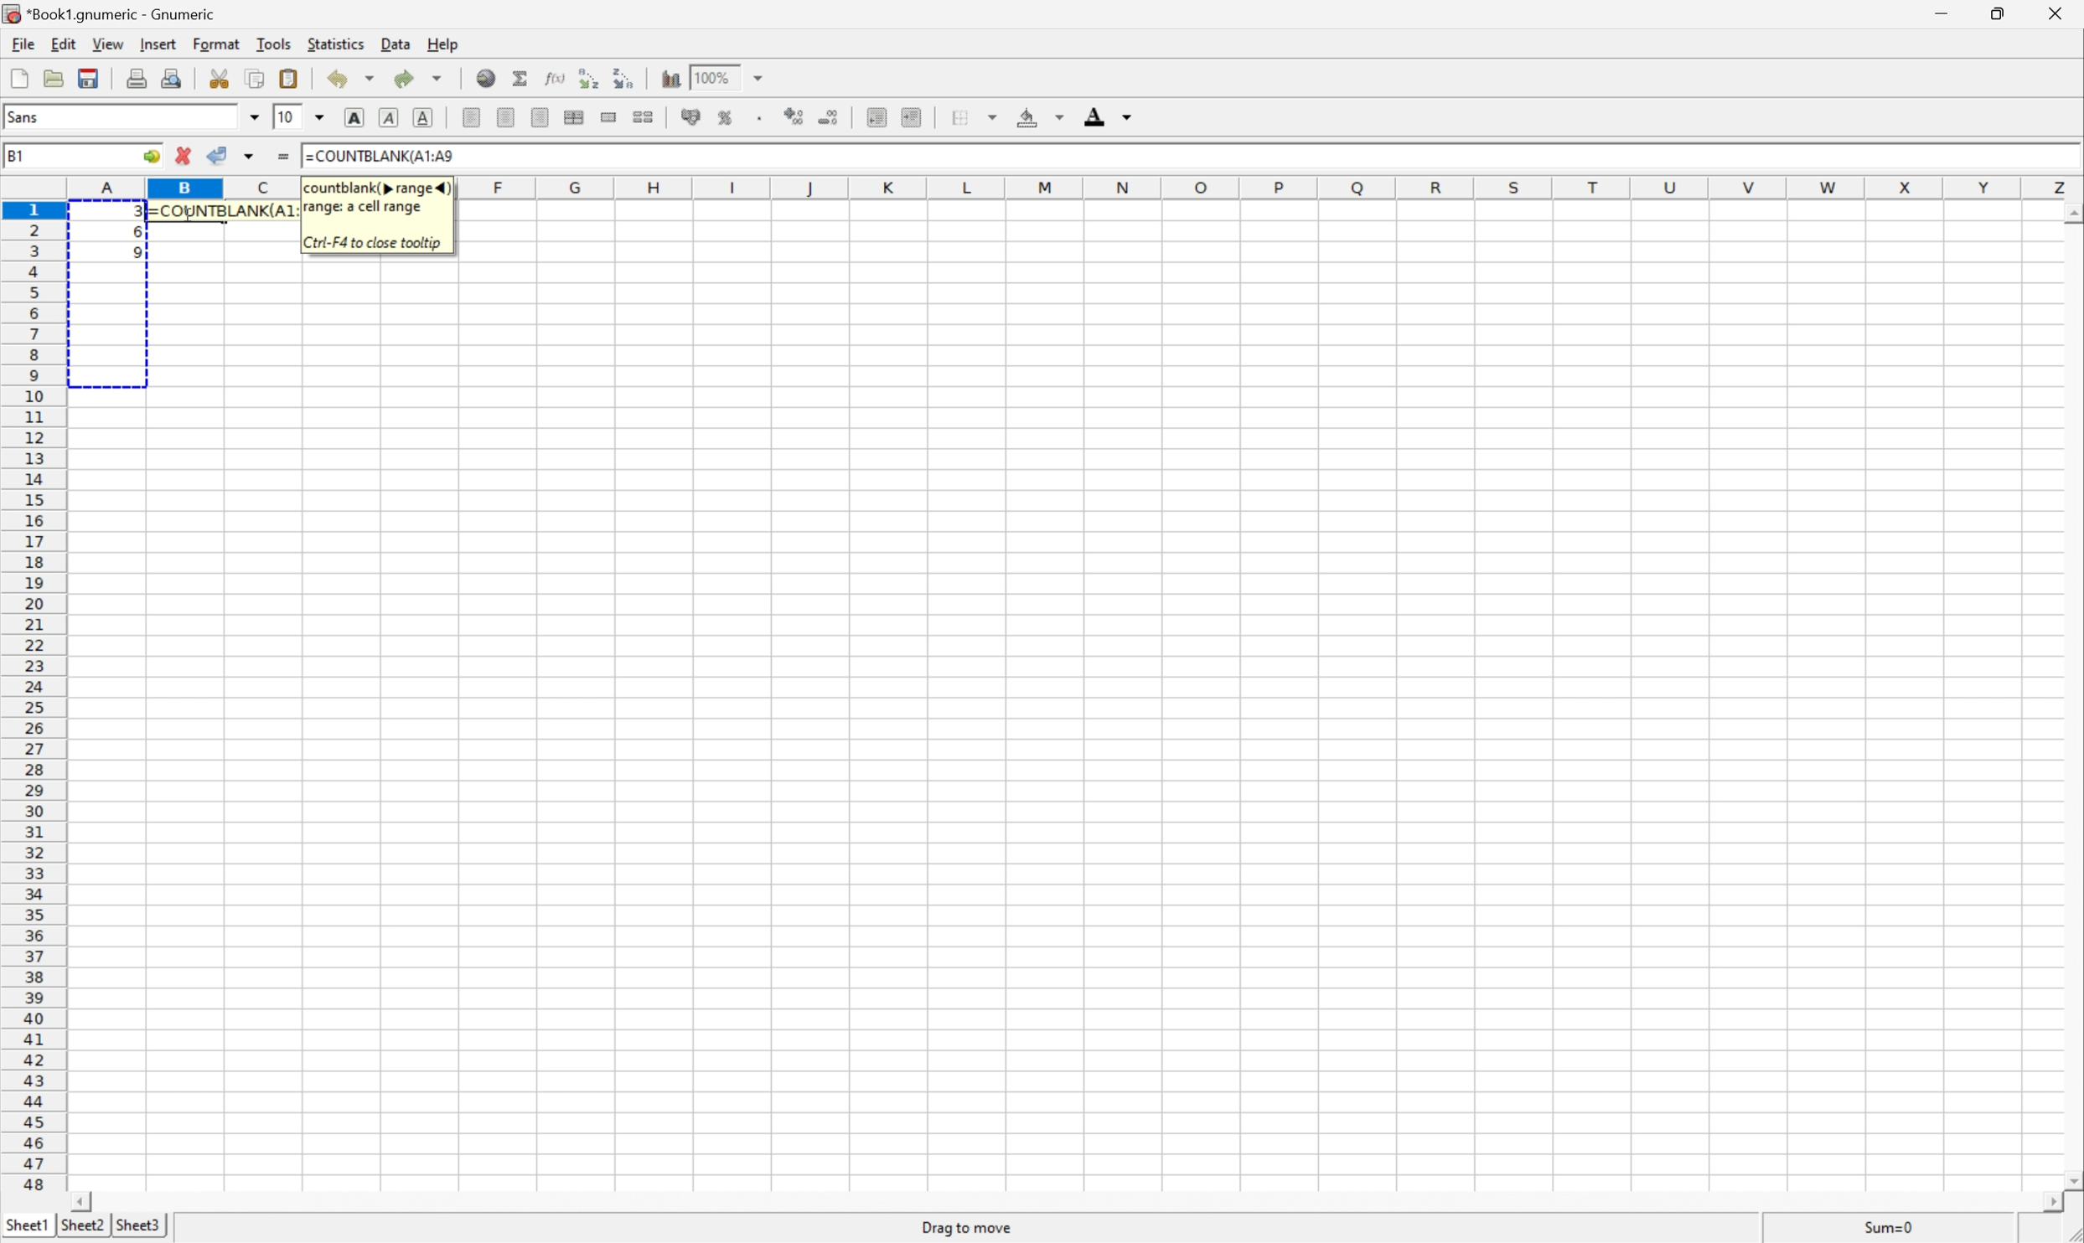 This screenshot has width=2084, height=1243. What do you see at coordinates (82, 1225) in the screenshot?
I see `Sheet2` at bounding box center [82, 1225].